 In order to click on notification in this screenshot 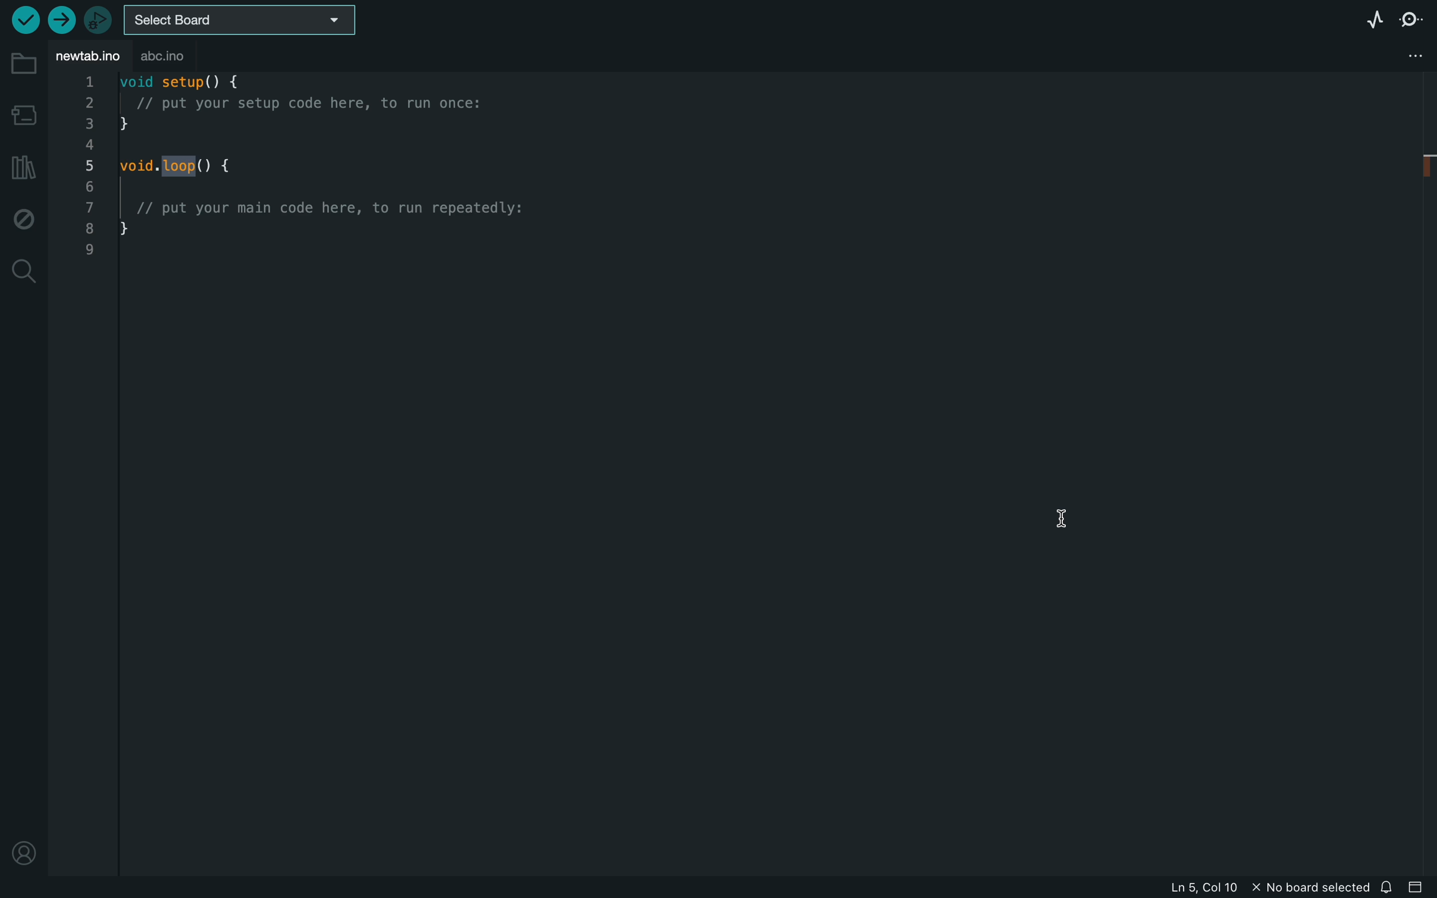, I will do `click(1389, 888)`.